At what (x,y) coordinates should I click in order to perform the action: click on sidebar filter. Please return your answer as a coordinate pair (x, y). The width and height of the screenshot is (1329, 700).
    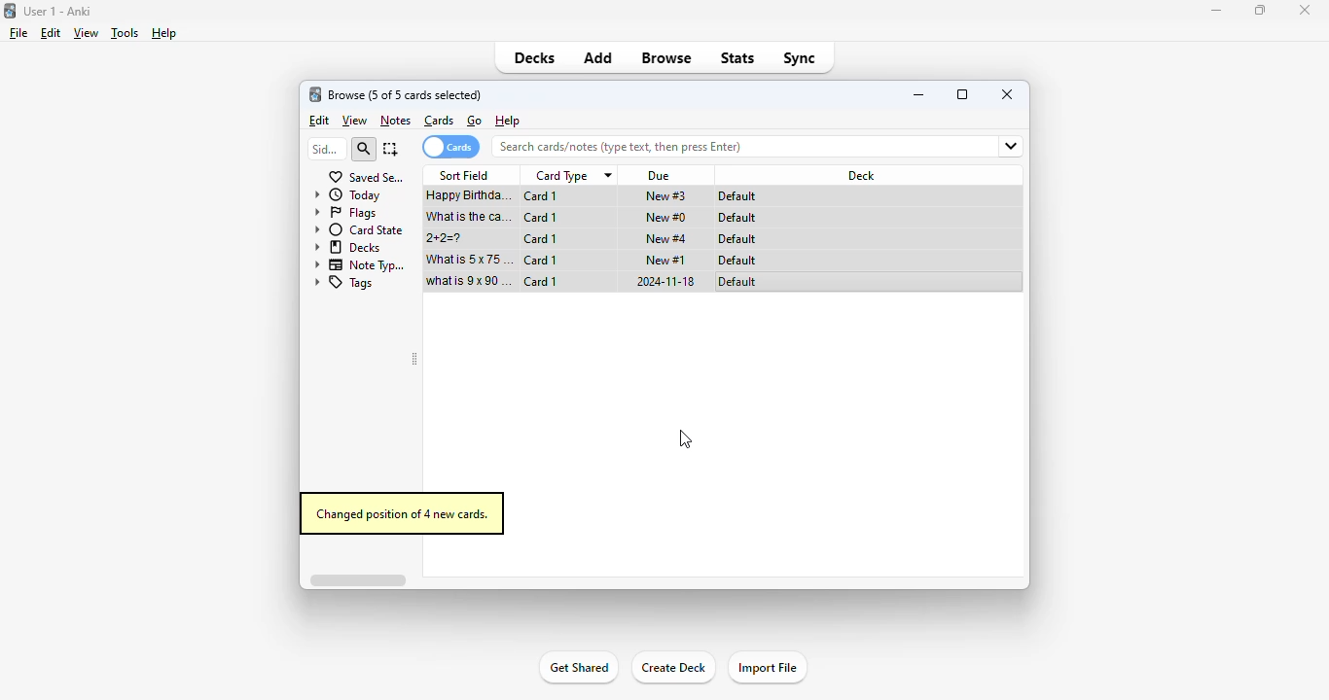
    Looking at the image, I should click on (326, 149).